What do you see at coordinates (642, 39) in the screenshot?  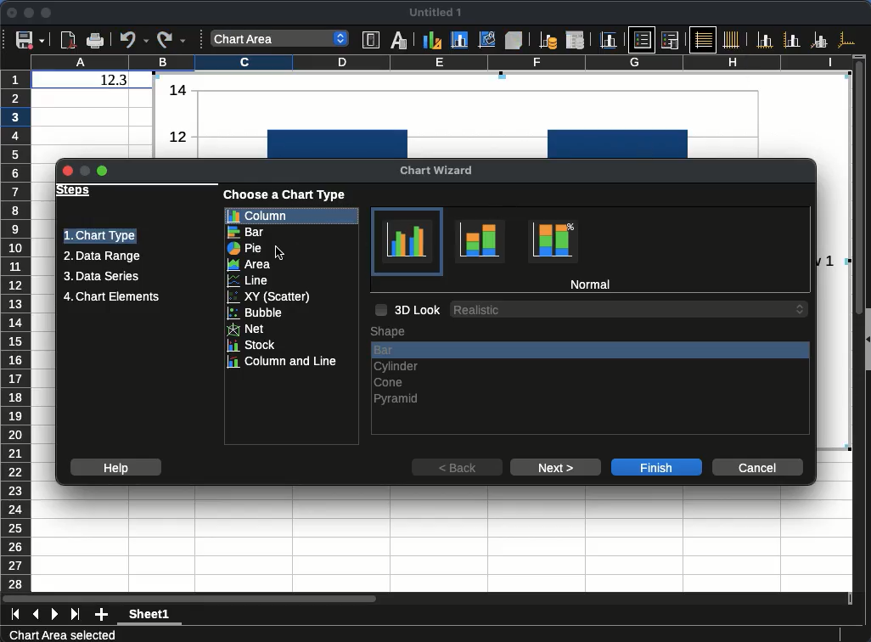 I see `Legend on/off, current selection` at bounding box center [642, 39].